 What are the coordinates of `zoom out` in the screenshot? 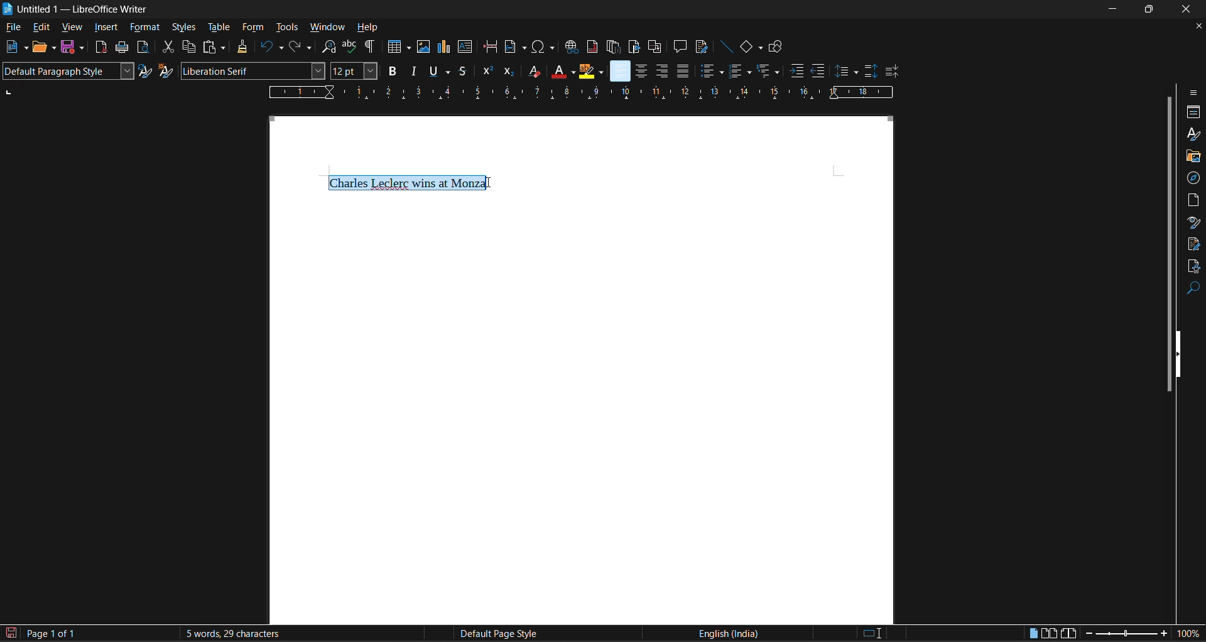 It's located at (1085, 634).